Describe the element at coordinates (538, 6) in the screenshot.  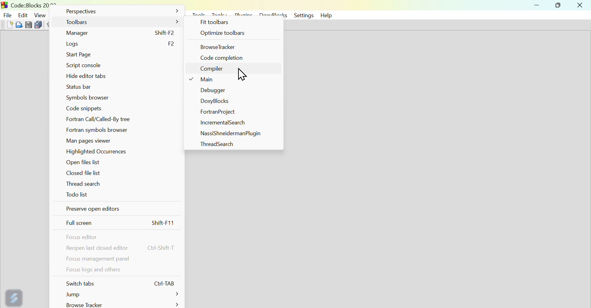
I see `minimise` at that location.